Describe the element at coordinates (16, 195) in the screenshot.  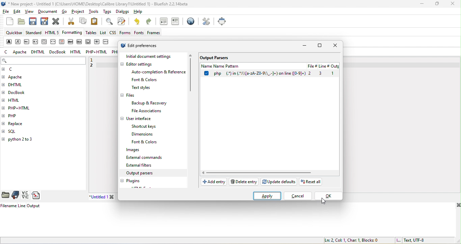
I see `bookmarks` at that location.